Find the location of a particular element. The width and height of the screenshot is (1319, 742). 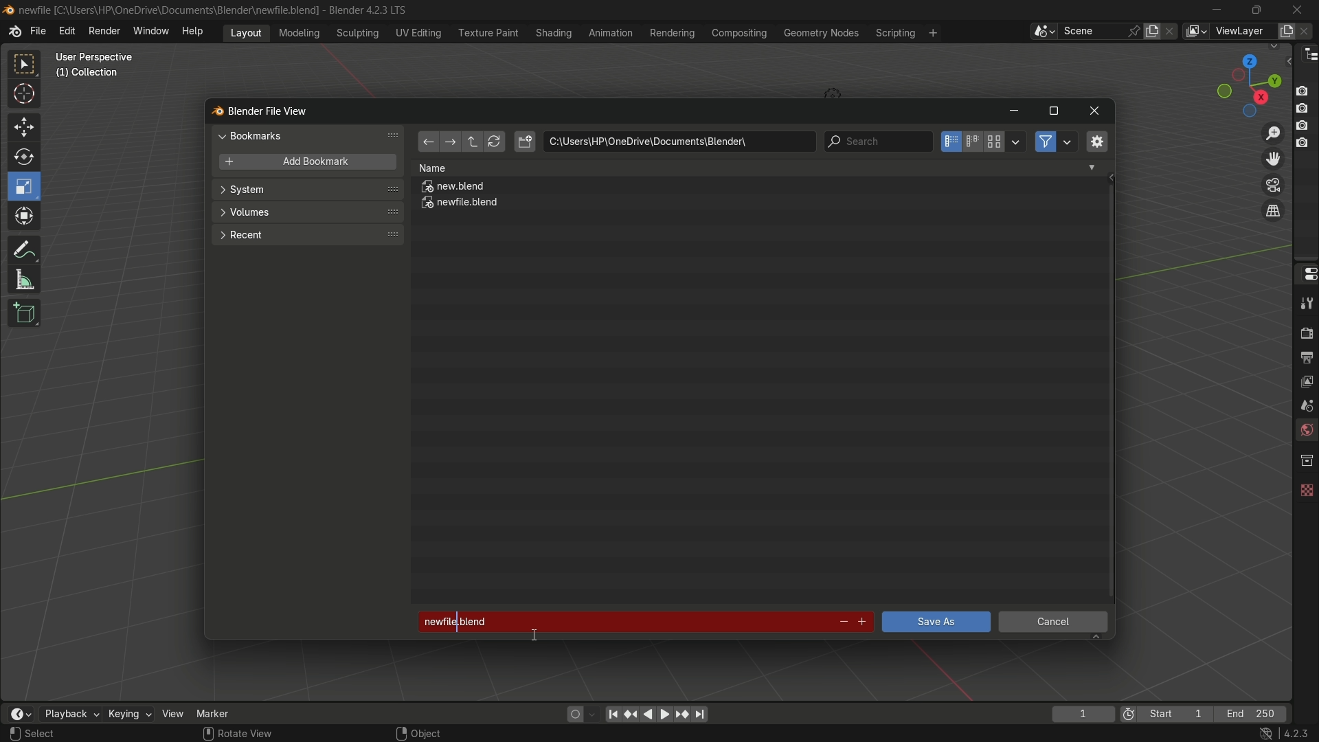

new scene is located at coordinates (1155, 31).